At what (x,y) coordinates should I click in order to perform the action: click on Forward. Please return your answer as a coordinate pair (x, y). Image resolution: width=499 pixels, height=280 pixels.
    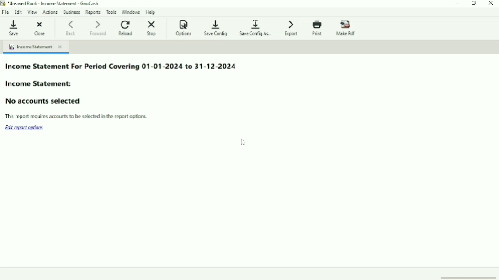
    Looking at the image, I should click on (100, 28).